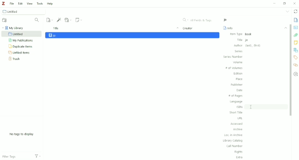 Image resolution: width=299 pixels, height=160 pixels. I want to click on Collapse section, so click(285, 27).